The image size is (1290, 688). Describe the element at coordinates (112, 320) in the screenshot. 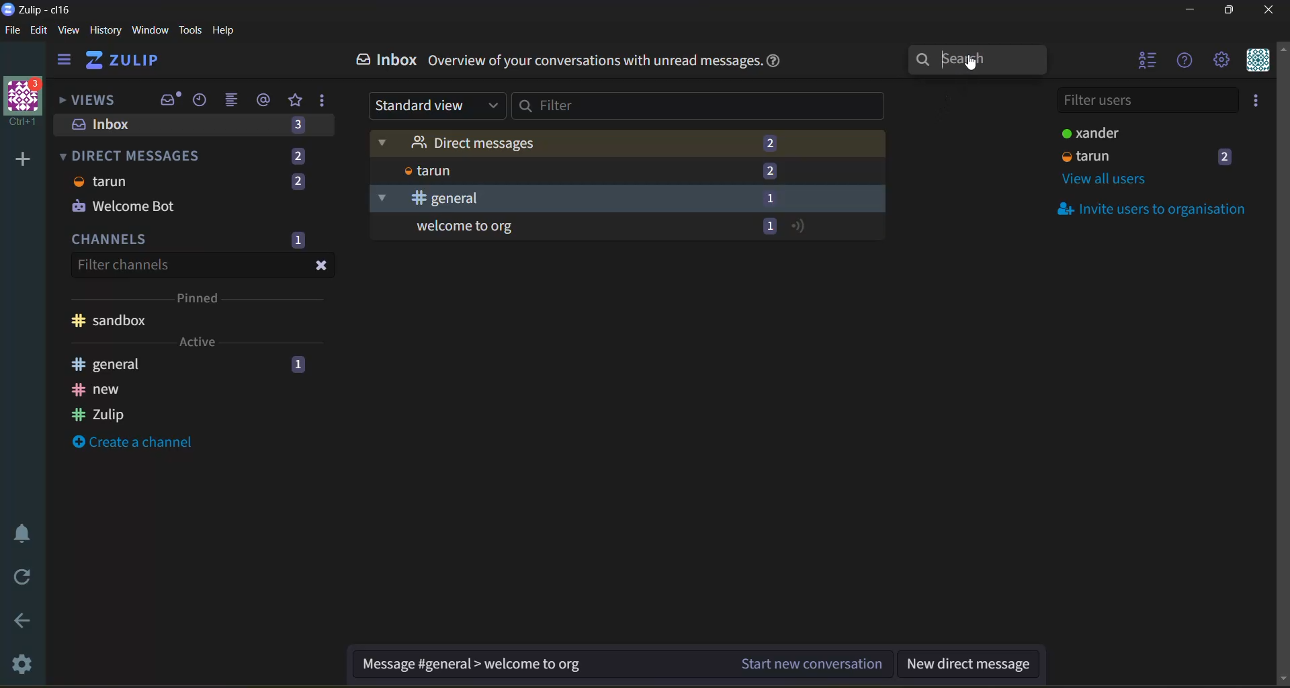

I see `# sandbox` at that location.